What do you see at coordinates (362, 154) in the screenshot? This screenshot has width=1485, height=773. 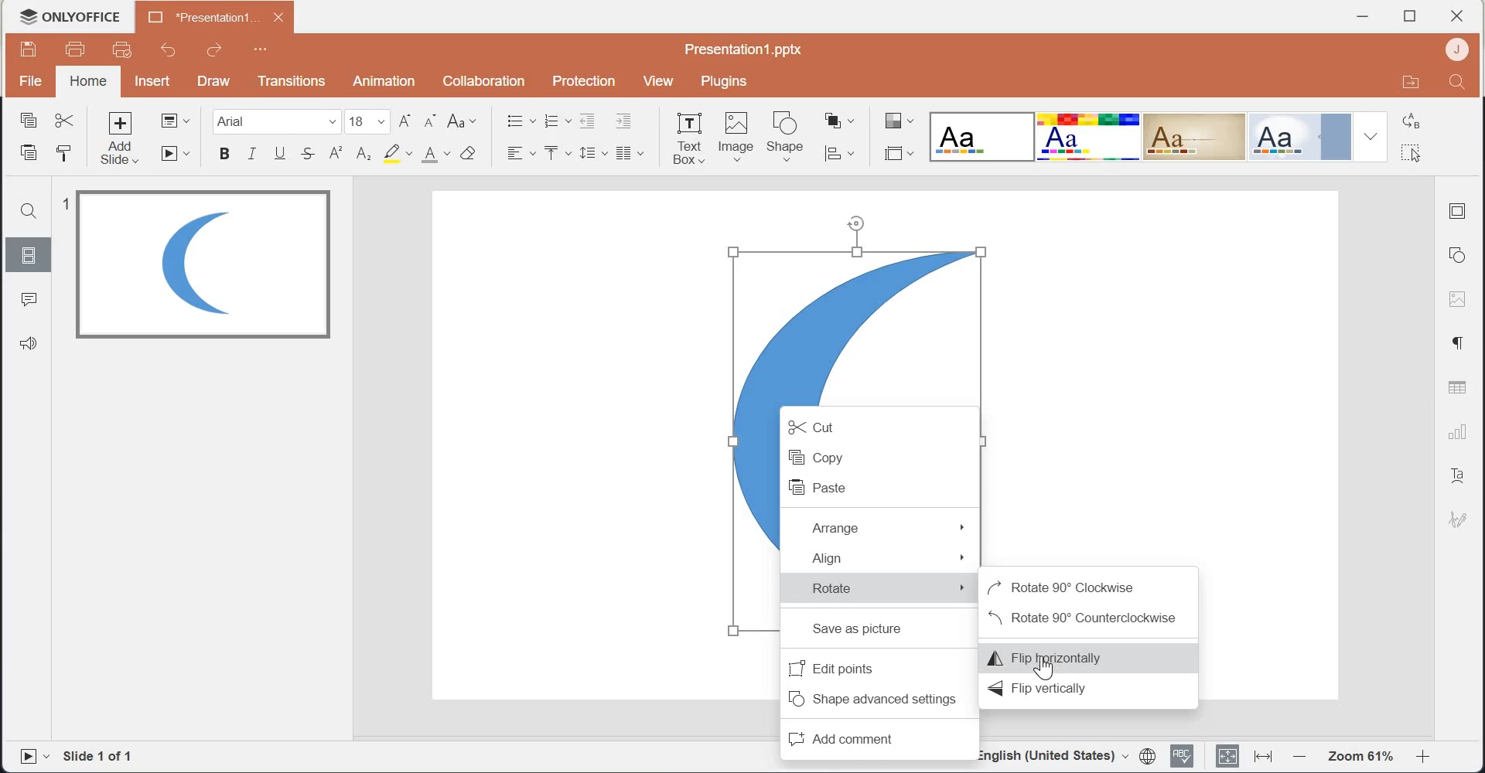 I see `Subscript` at bounding box center [362, 154].